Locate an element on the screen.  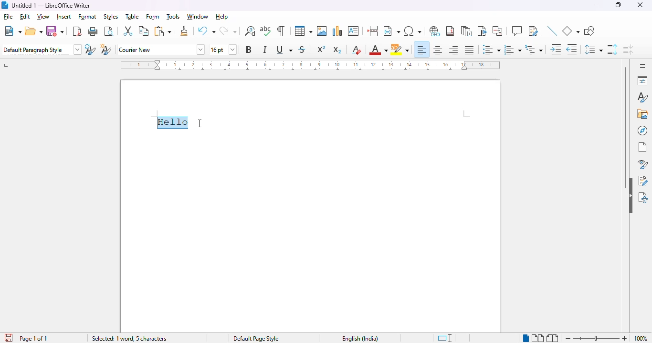
hello is located at coordinates (173, 122).